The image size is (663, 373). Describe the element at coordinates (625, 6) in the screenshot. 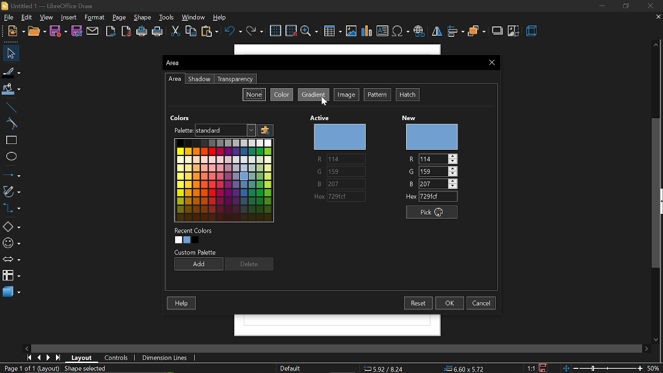

I see `restore down` at that location.